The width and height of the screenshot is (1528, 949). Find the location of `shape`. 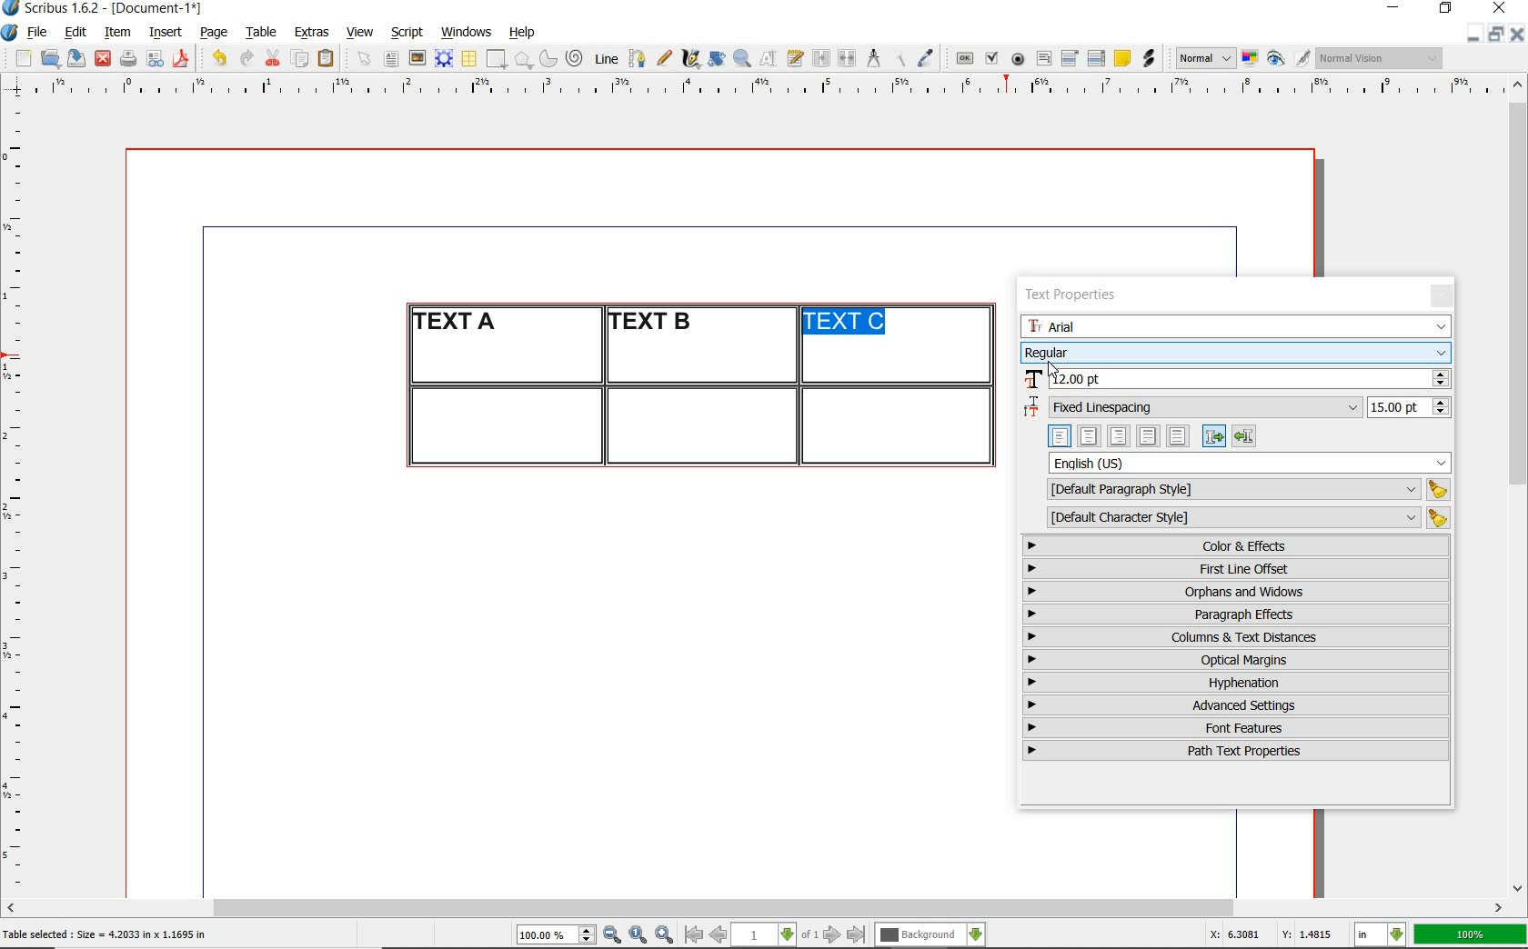

shape is located at coordinates (498, 60).